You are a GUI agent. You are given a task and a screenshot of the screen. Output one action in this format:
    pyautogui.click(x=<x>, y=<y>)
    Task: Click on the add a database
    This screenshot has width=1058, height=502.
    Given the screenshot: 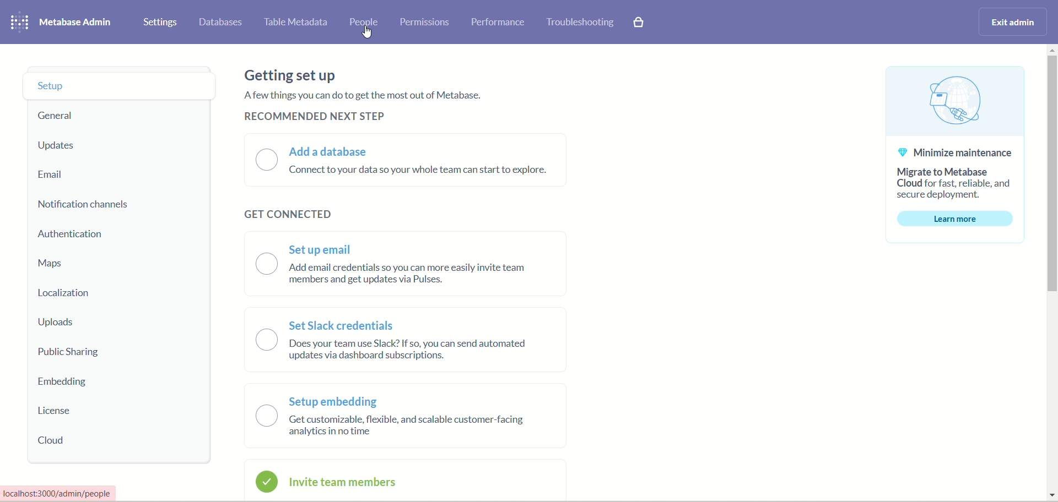 What is the action you would take?
    pyautogui.click(x=325, y=151)
    